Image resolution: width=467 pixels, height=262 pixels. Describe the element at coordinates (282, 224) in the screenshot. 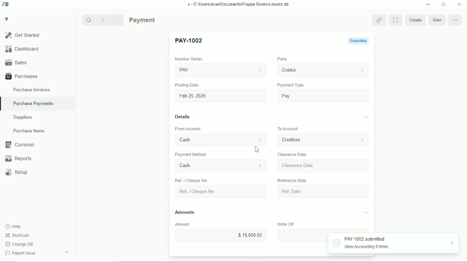

I see `Write OF` at that location.